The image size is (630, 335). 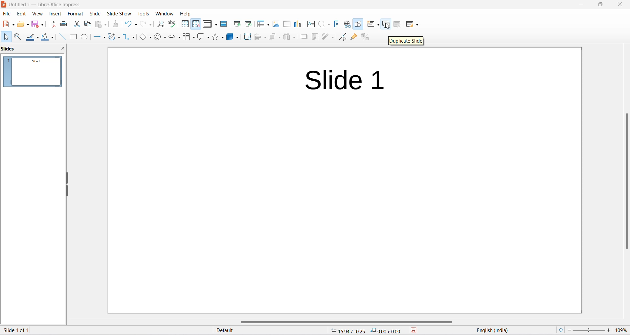 What do you see at coordinates (94, 13) in the screenshot?
I see `slide` at bounding box center [94, 13].